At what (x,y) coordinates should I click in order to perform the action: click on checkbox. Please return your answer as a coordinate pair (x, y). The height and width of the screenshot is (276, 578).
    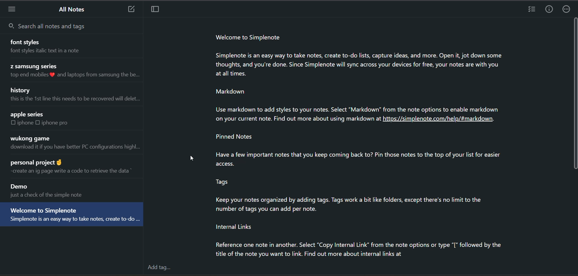
    Looking at the image, I should click on (11, 123).